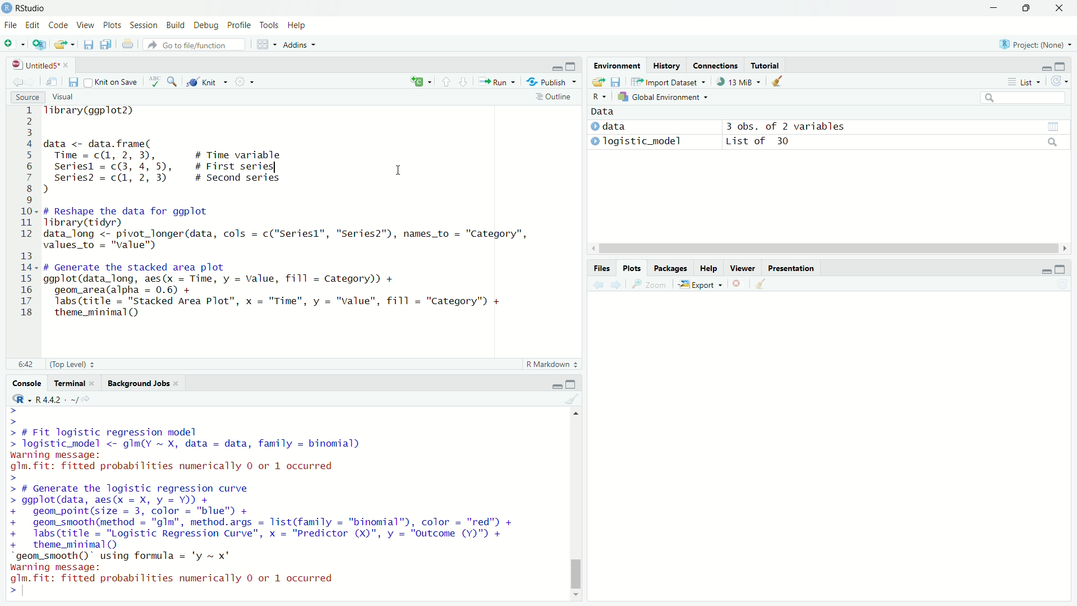 This screenshot has height=606, width=1077. What do you see at coordinates (202, 24) in the screenshot?
I see `Debug` at bounding box center [202, 24].